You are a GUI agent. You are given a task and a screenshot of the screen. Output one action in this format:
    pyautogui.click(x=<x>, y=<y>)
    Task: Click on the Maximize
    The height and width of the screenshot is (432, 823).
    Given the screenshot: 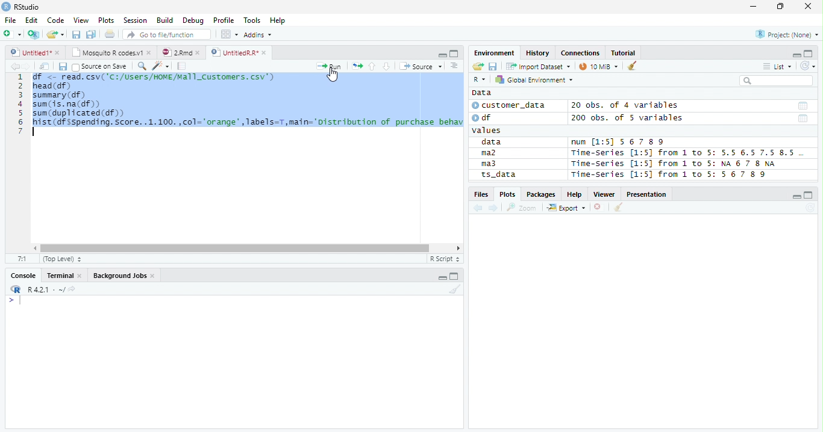 What is the action you would take?
    pyautogui.click(x=455, y=277)
    